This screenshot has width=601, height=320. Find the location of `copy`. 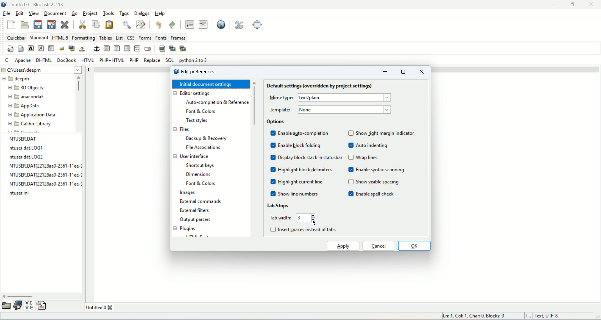

copy is located at coordinates (96, 23).